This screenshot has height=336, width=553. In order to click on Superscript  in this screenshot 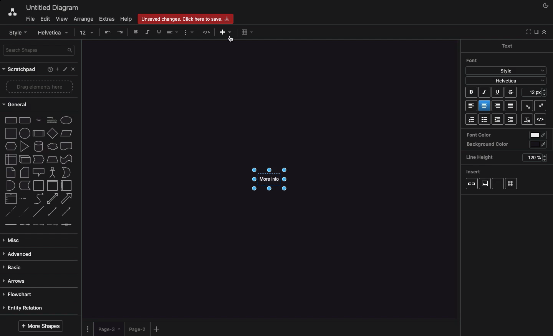, I will do `click(527, 105)`.